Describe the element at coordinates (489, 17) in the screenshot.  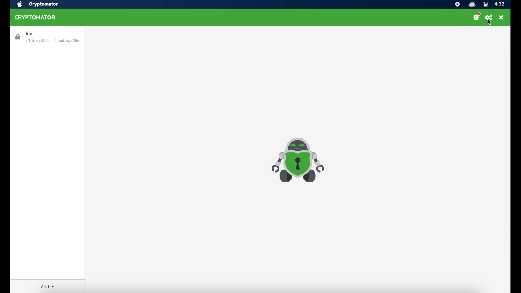
I see `preferences` at that location.